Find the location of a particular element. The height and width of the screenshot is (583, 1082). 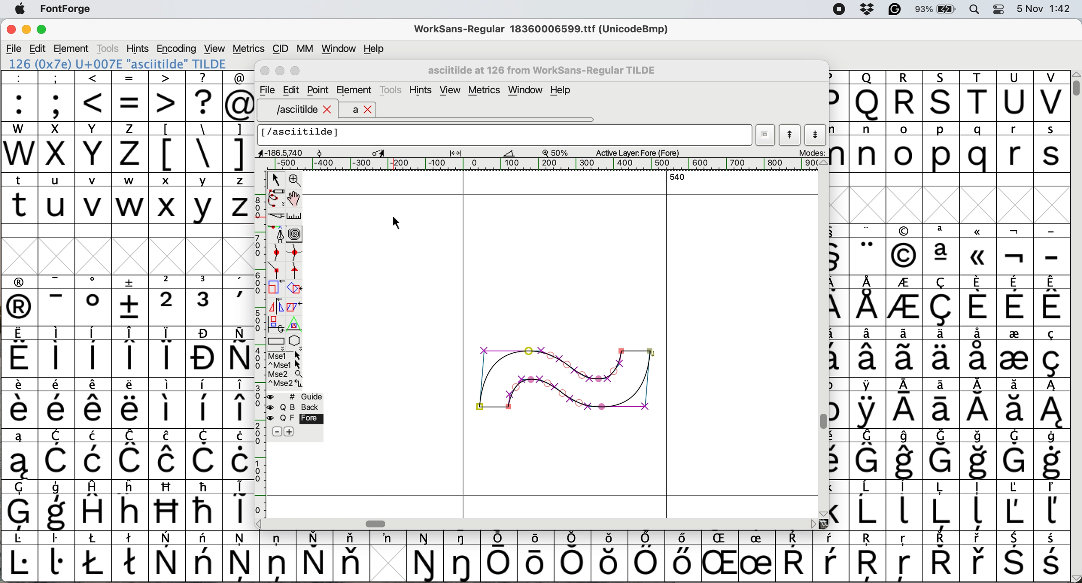

symbol is located at coordinates (96, 454).